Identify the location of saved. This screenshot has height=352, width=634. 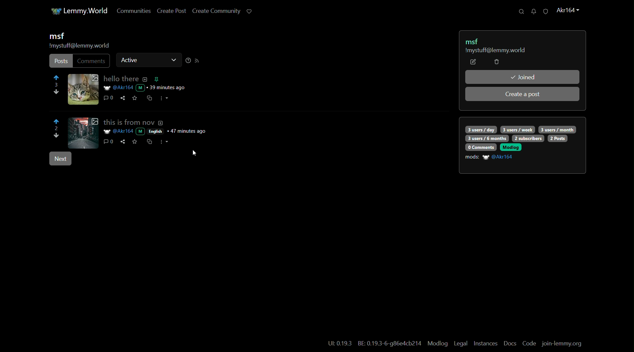
(135, 98).